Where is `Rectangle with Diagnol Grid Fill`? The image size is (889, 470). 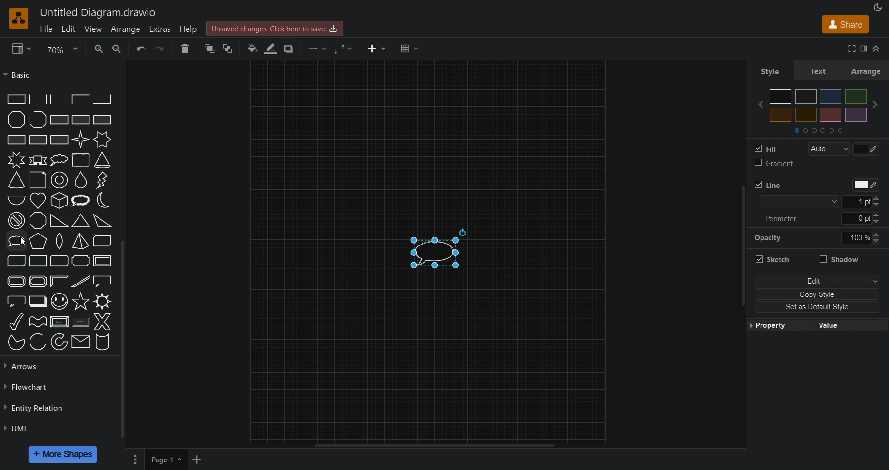
Rectangle with Diagnol Grid Fill is located at coordinates (59, 139).